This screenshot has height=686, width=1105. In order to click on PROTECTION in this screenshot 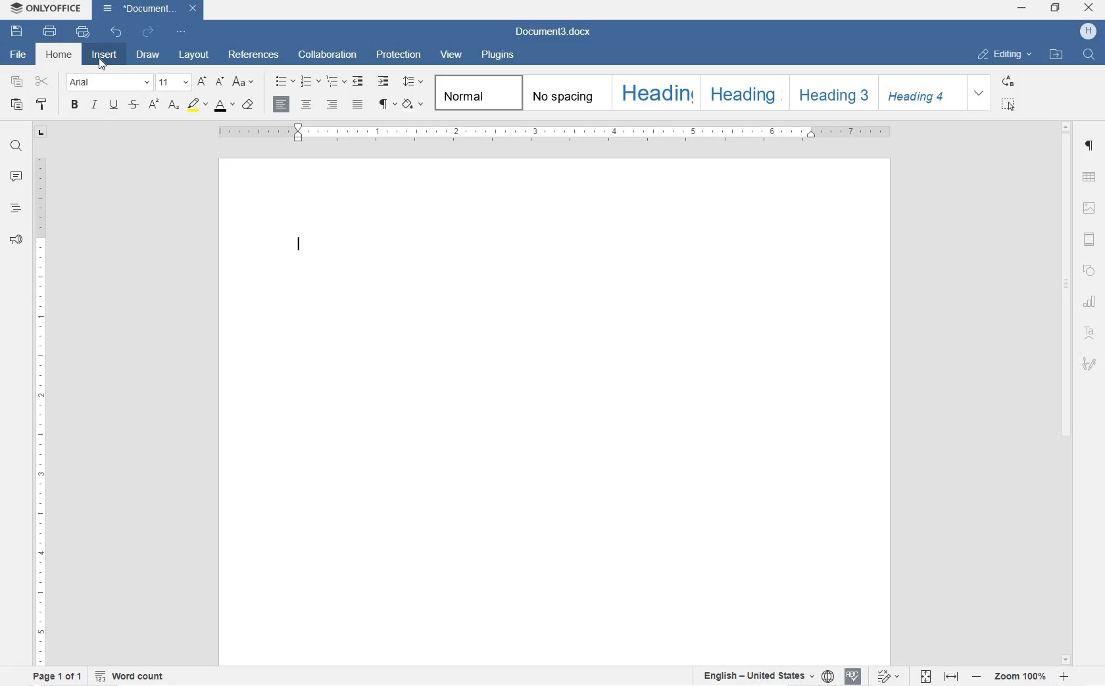, I will do `click(398, 56)`.